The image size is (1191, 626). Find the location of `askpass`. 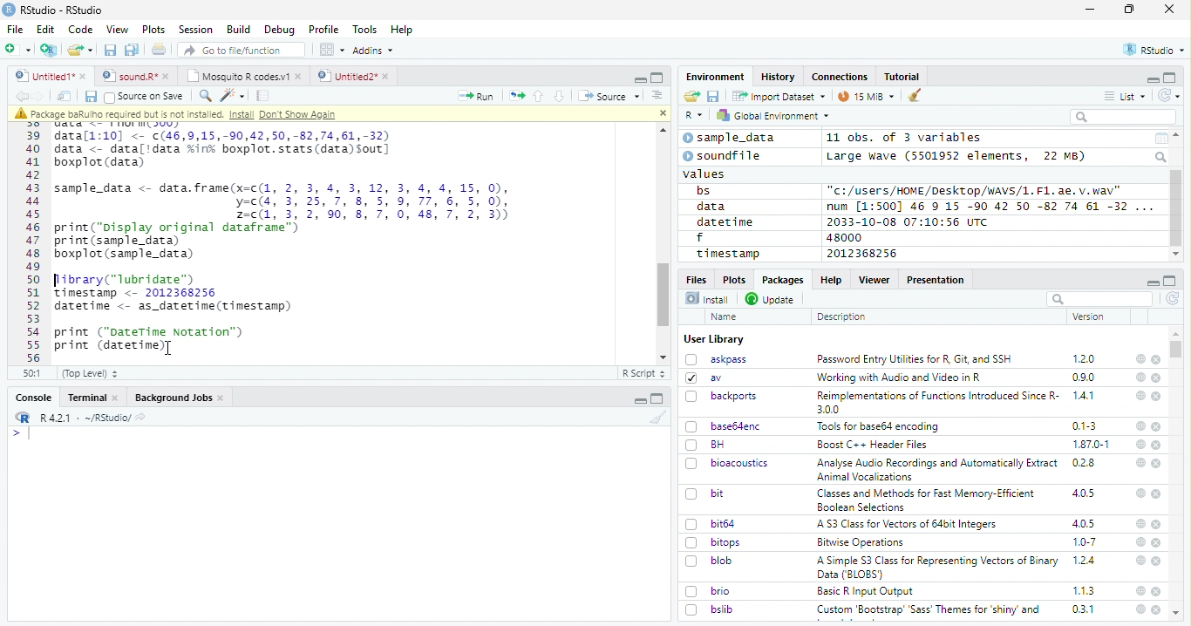

askpass is located at coordinates (715, 359).